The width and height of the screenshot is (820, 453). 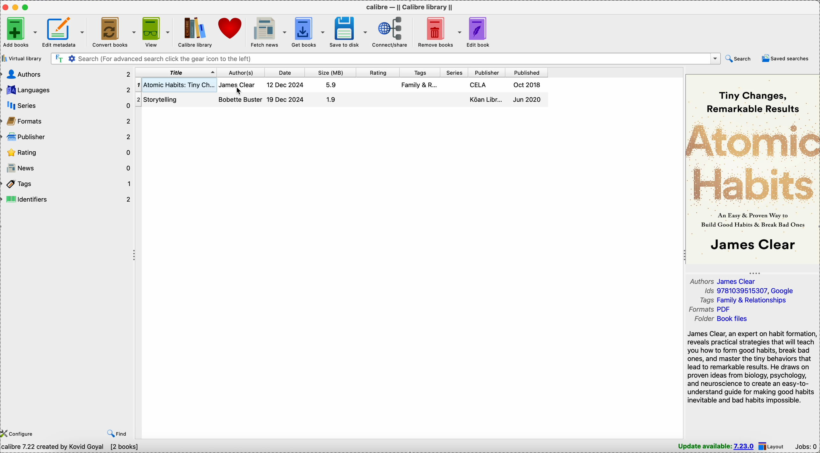 I want to click on date, so click(x=286, y=72).